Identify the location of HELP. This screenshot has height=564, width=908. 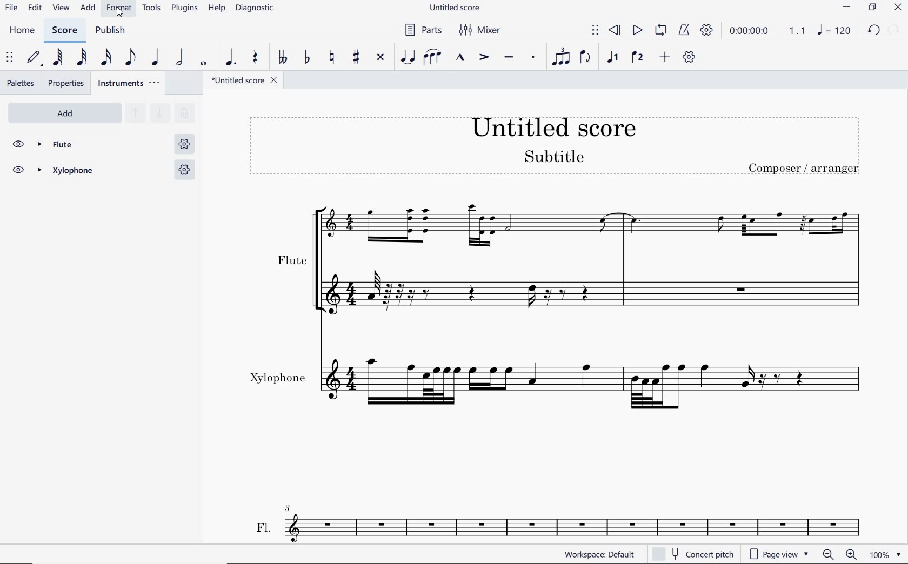
(217, 9).